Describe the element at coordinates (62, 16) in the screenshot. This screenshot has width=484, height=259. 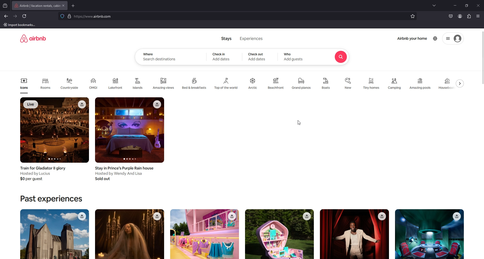
I see `blocking trackers` at that location.